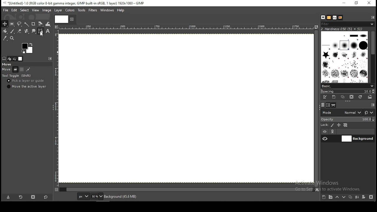  I want to click on help, so click(121, 10).